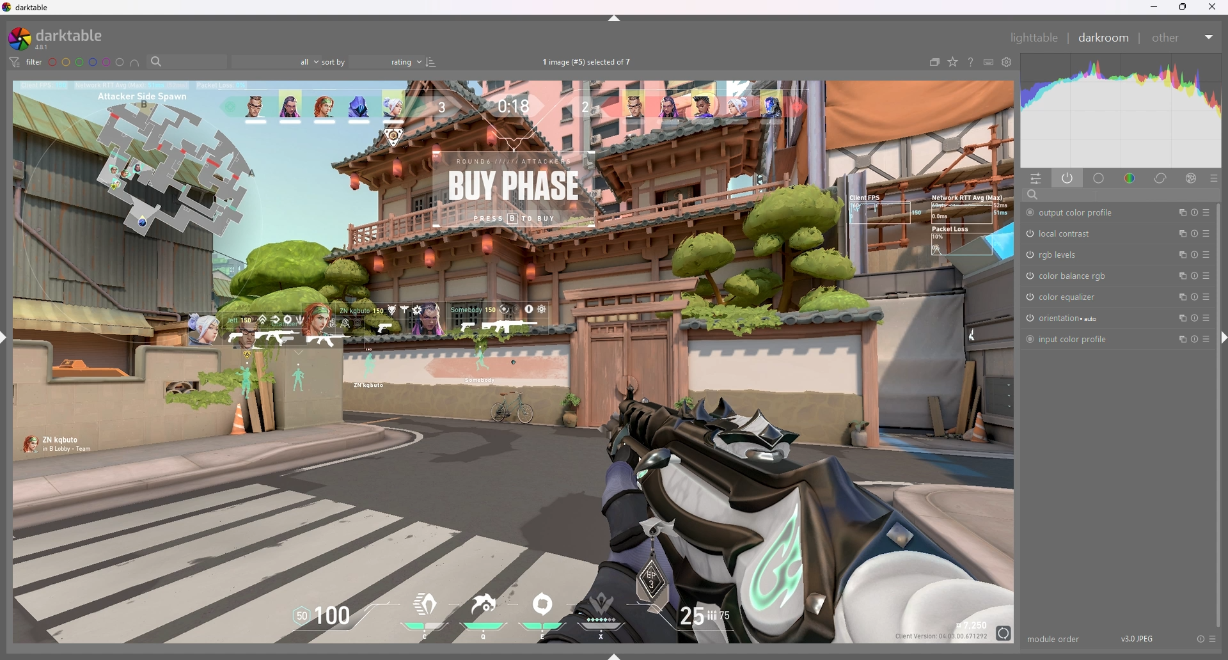 This screenshot has width=1228, height=660. What do you see at coordinates (276, 62) in the screenshot?
I see `filter by images rating` at bounding box center [276, 62].